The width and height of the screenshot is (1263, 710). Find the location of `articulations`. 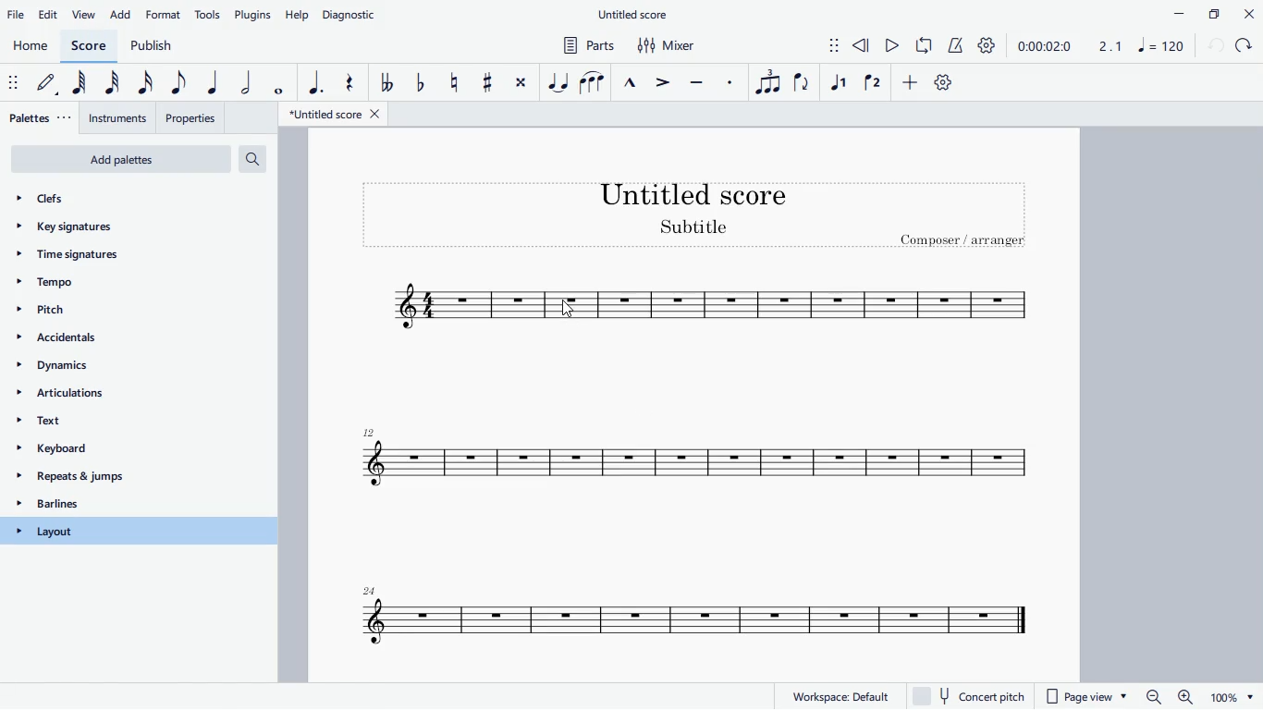

articulations is located at coordinates (126, 397).